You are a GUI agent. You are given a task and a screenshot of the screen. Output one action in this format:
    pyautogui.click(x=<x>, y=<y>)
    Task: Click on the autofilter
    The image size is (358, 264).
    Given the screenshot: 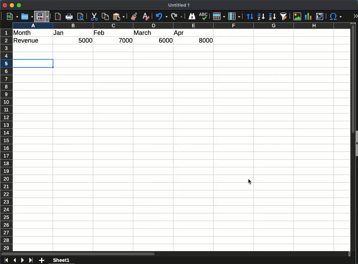 What is the action you would take?
    pyautogui.click(x=284, y=16)
    